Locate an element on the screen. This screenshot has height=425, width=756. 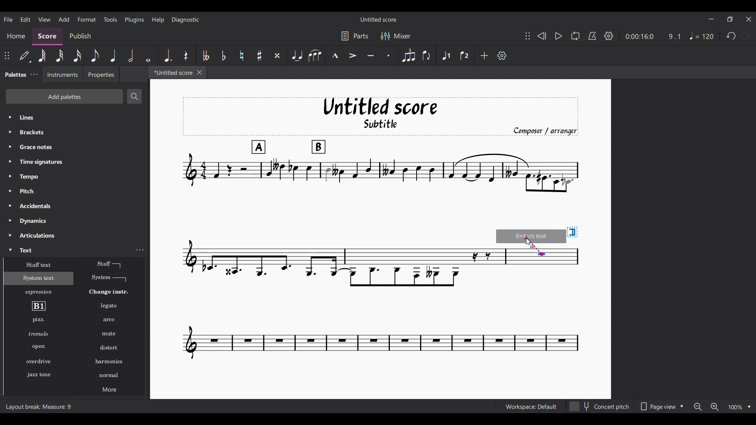
Text, highlighted by cursor is located at coordinates (67, 249).